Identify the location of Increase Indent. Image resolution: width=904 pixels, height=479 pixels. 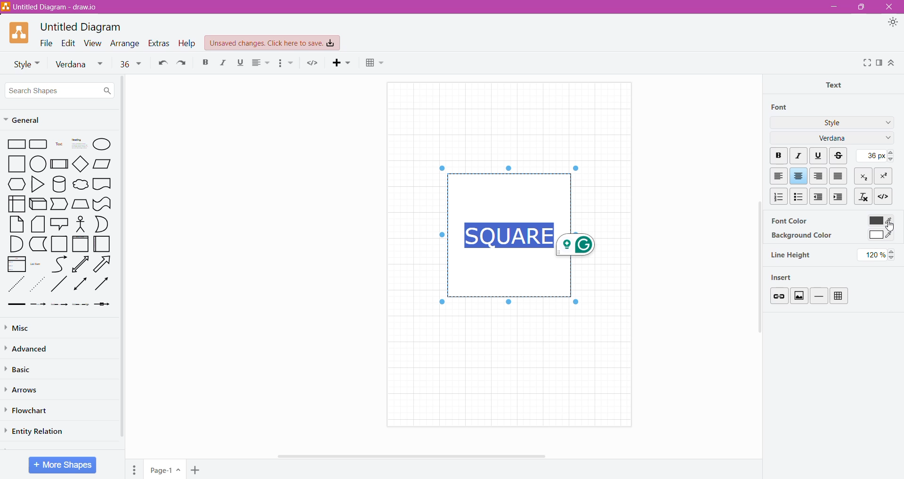
(839, 196).